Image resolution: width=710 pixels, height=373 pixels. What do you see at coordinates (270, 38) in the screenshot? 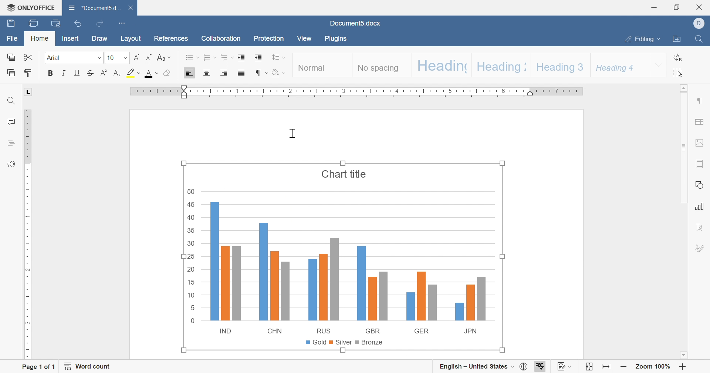
I see `protection` at bounding box center [270, 38].